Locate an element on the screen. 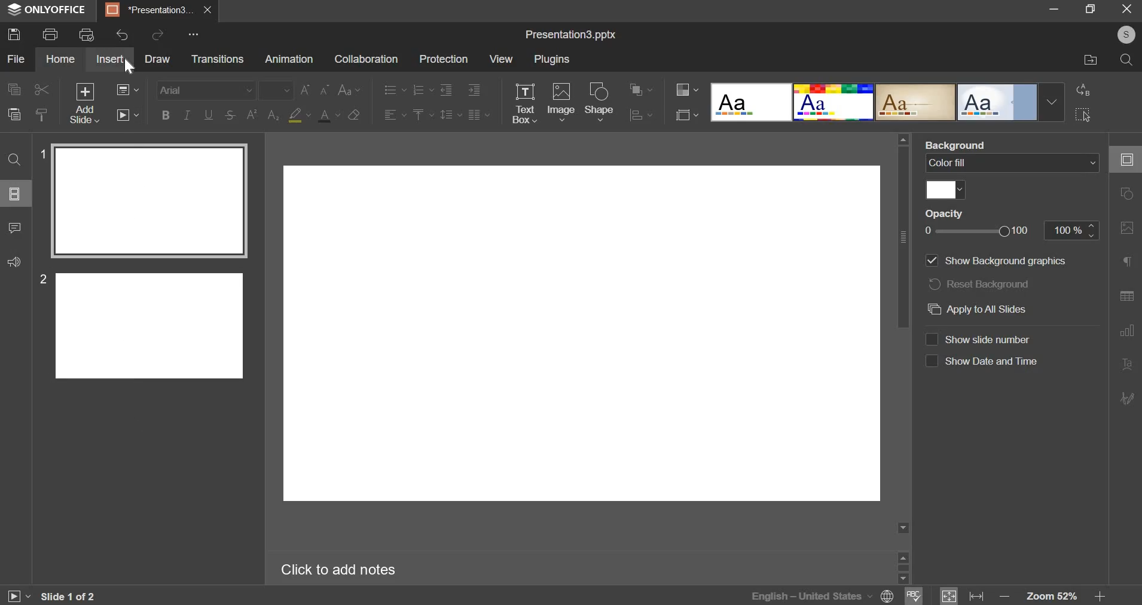  change slide layout is located at coordinates (128, 89).